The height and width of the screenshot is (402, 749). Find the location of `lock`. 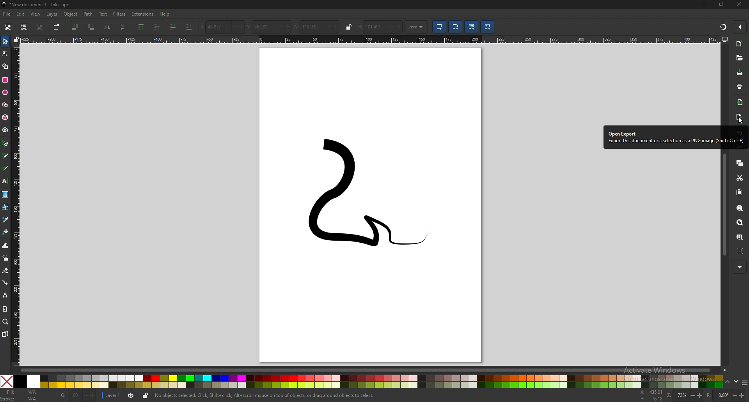

lock is located at coordinates (145, 395).